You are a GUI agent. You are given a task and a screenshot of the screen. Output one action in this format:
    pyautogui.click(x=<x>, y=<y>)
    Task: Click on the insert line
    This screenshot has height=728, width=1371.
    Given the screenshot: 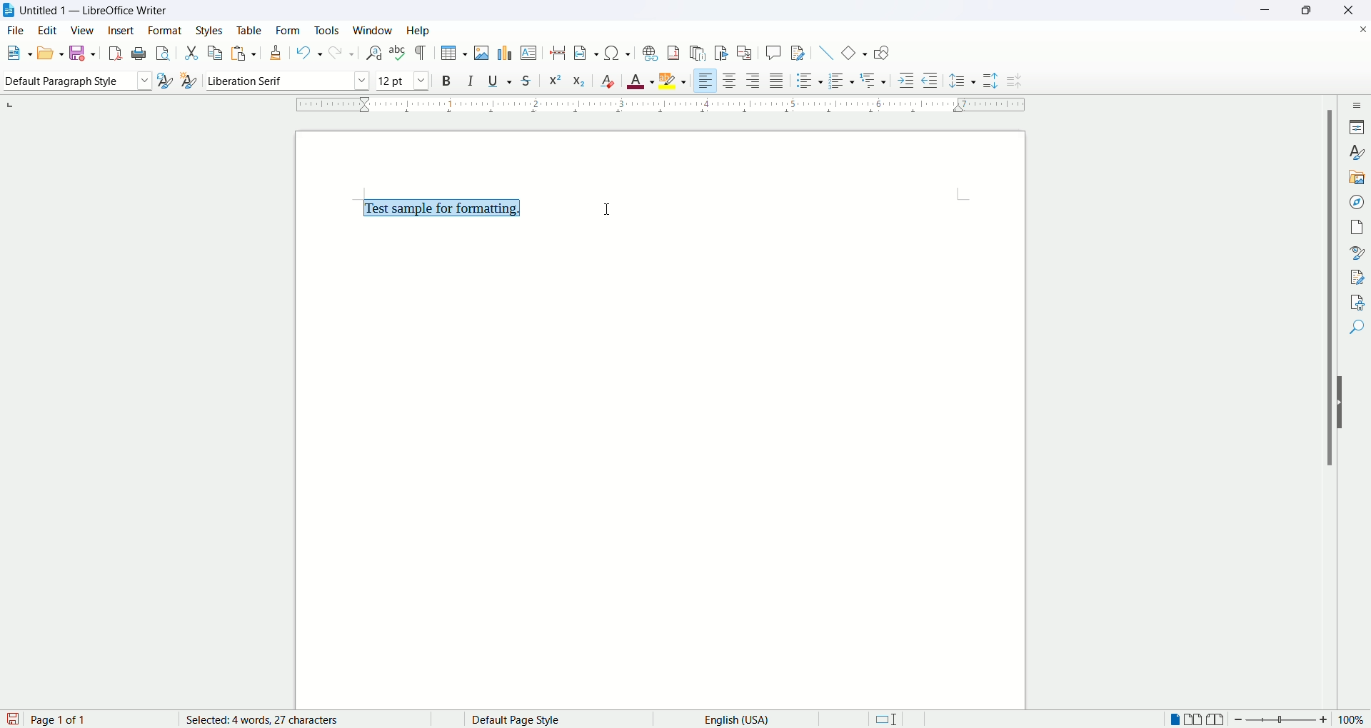 What is the action you would take?
    pyautogui.click(x=820, y=51)
    